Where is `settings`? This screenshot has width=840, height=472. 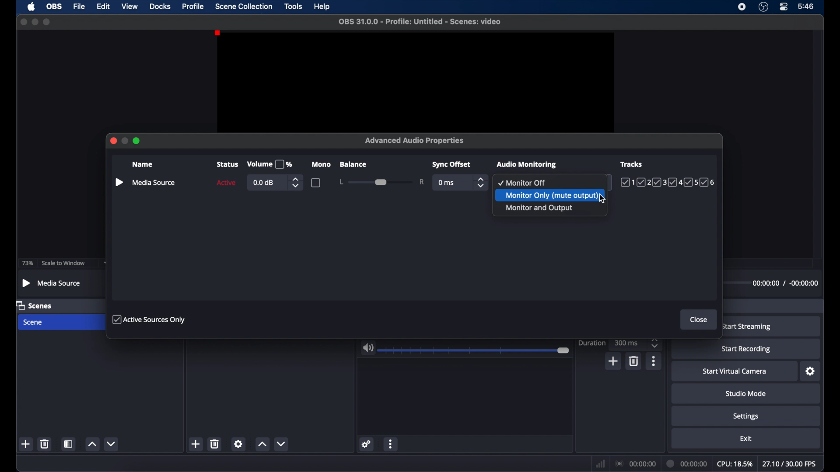 settings is located at coordinates (239, 444).